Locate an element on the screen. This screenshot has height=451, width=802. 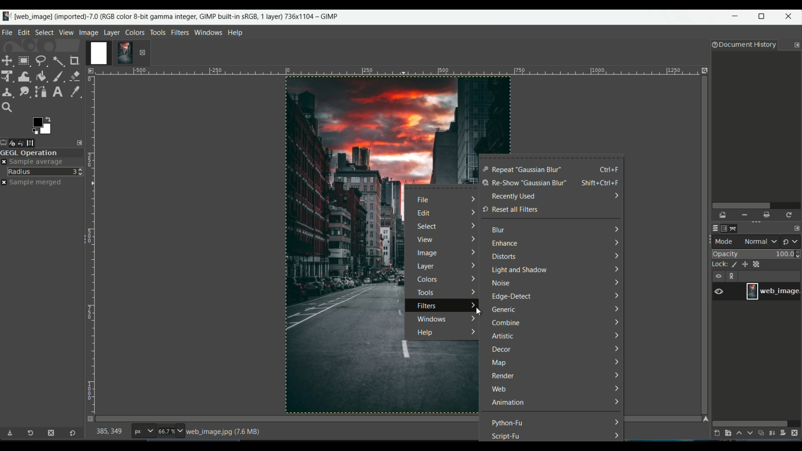
clone tool is located at coordinates (8, 91).